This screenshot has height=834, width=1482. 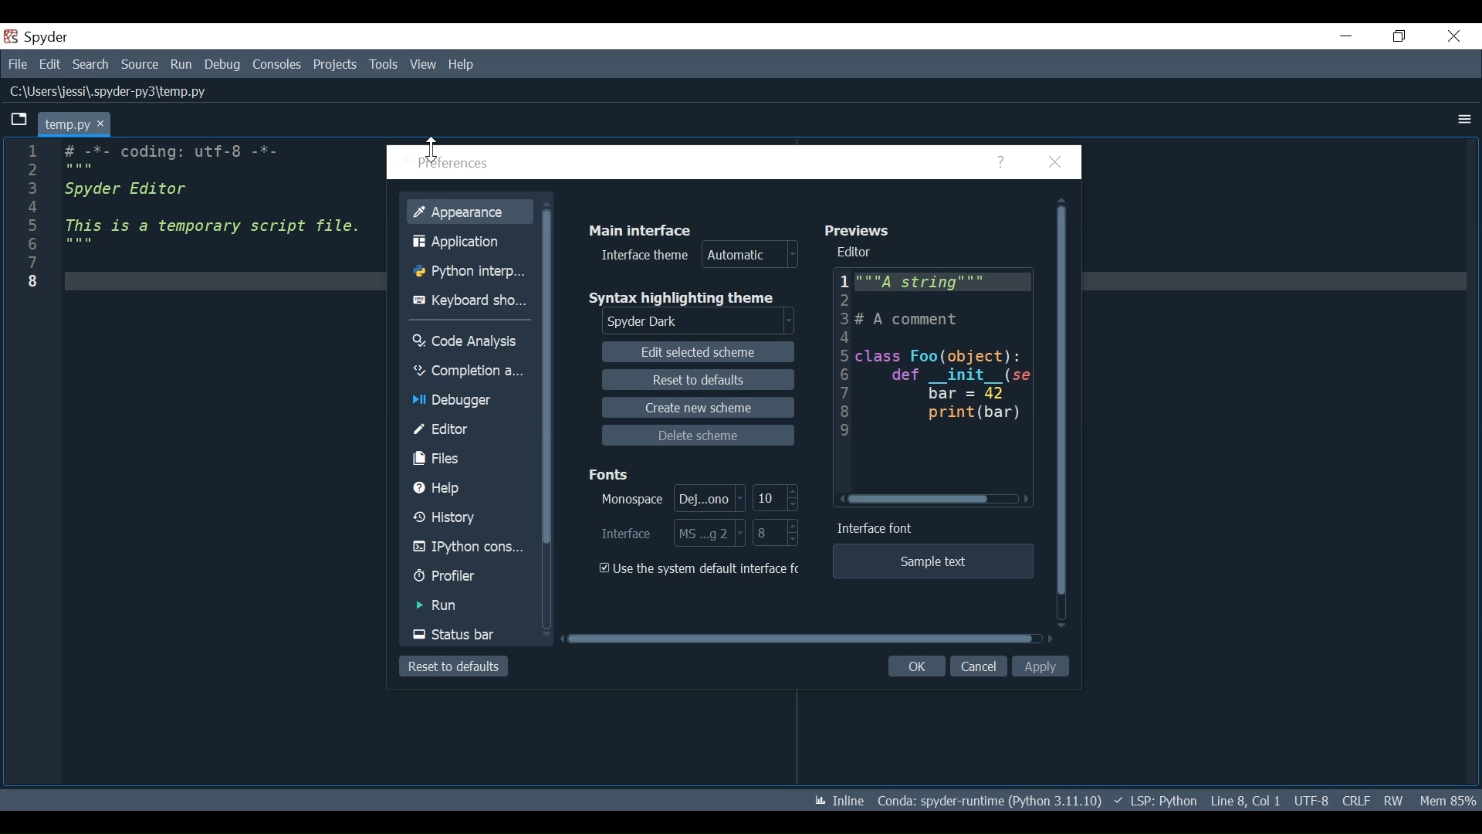 What do you see at coordinates (1057, 163) in the screenshot?
I see `Close` at bounding box center [1057, 163].